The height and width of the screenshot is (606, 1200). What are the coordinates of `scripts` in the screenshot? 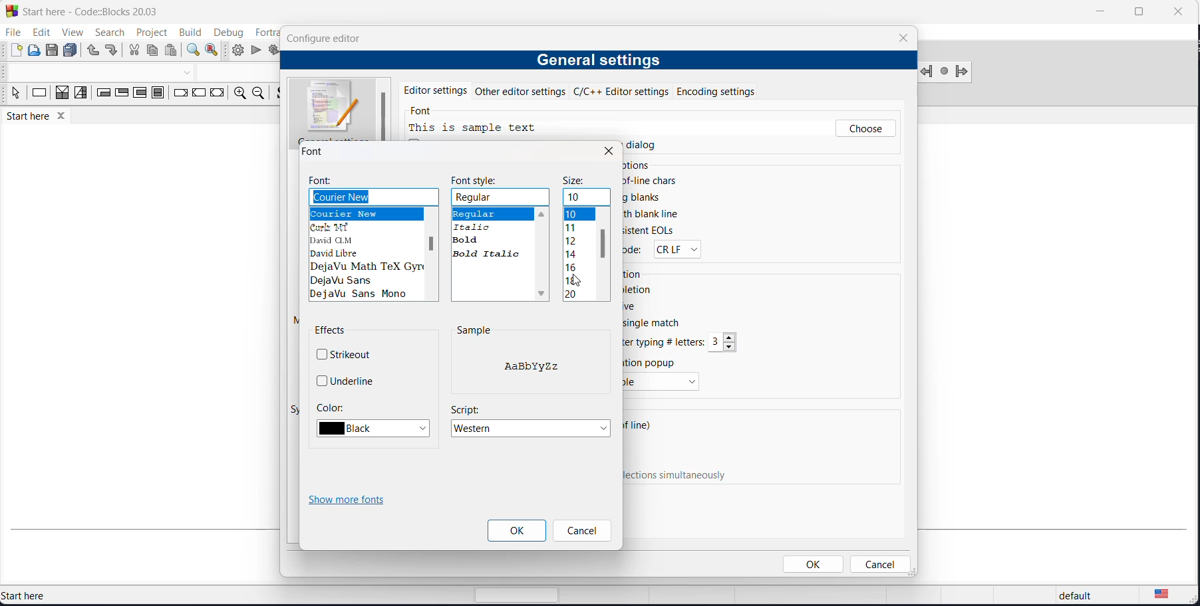 It's located at (466, 409).